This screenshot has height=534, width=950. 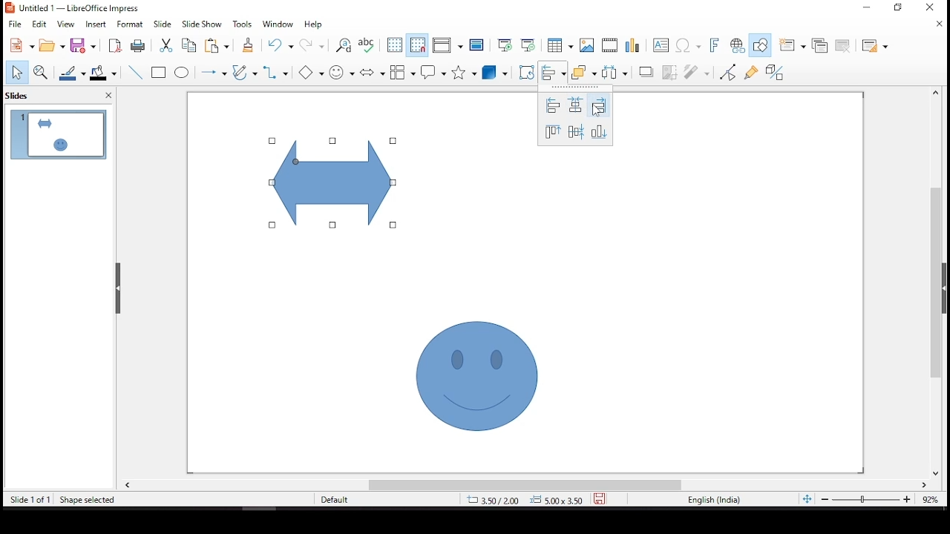 I want to click on zoom slider, so click(x=866, y=499).